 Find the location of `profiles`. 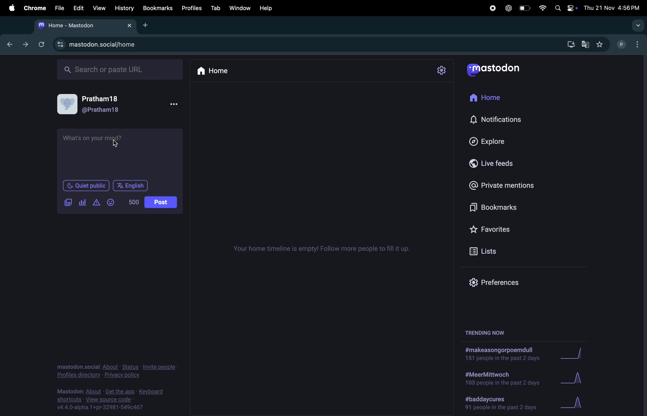

profiles is located at coordinates (191, 8).